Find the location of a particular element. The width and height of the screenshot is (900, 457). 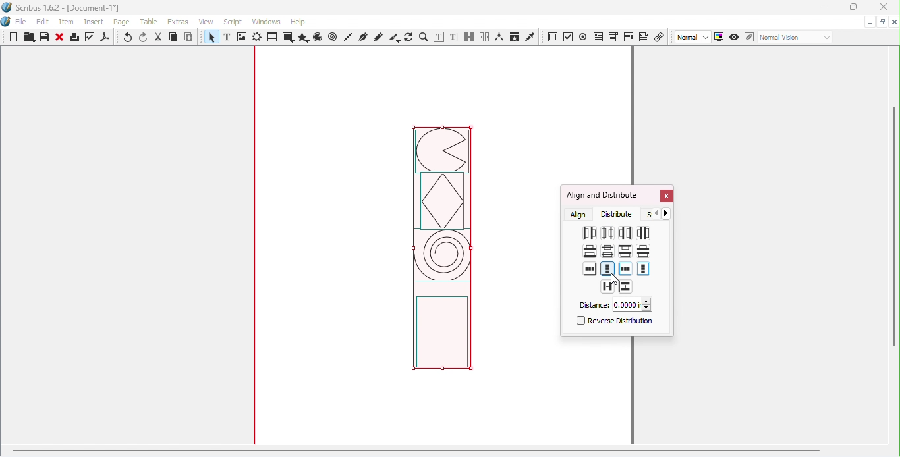

scroll bar is located at coordinates (416, 450).